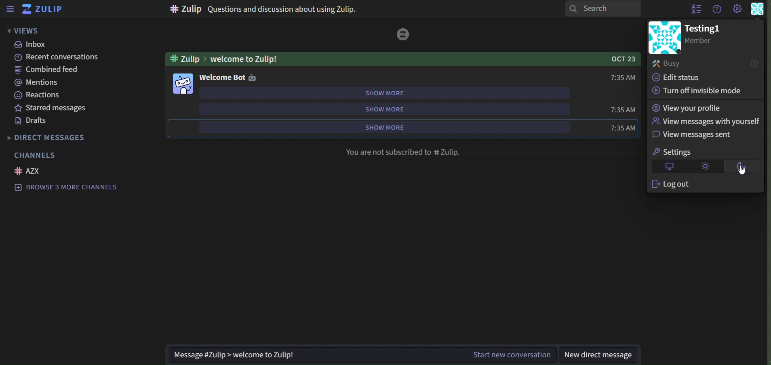  I want to click on dark theme, so click(742, 167).